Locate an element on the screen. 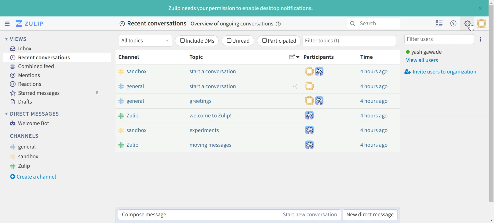 This screenshot has height=223, width=494. #general is located at coordinates (144, 102).